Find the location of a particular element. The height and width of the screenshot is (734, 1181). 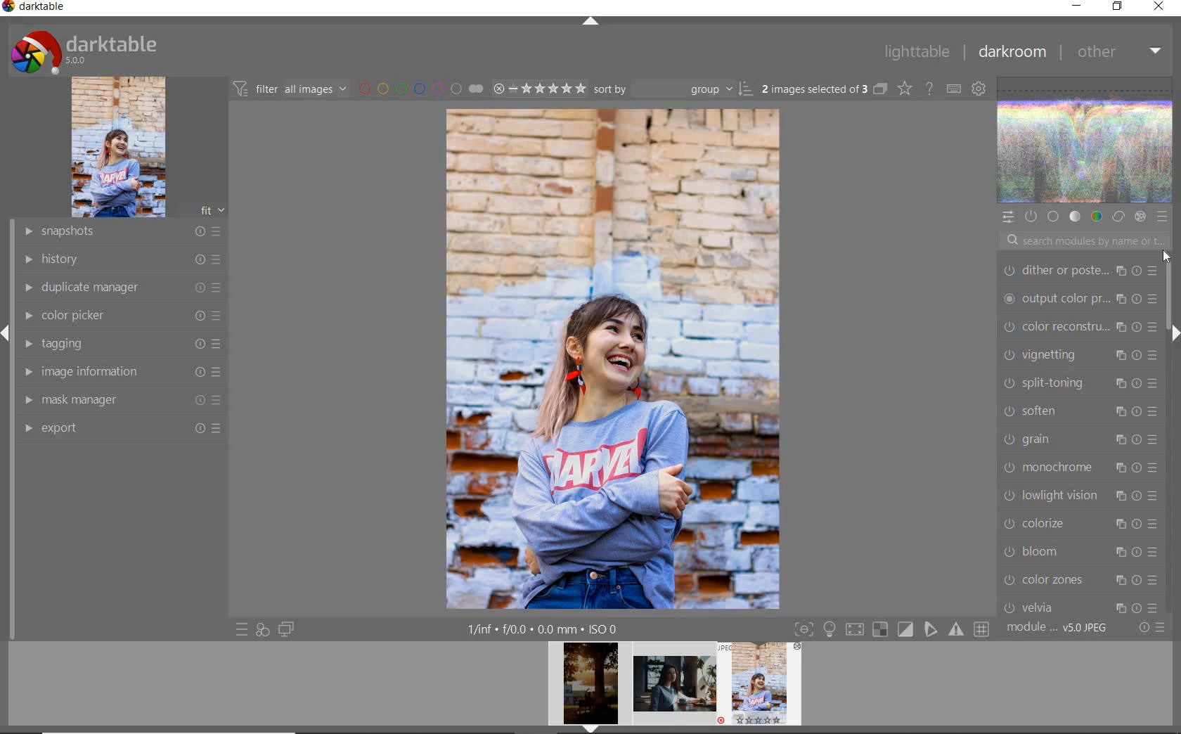

expand/collapse is located at coordinates (1173, 331).